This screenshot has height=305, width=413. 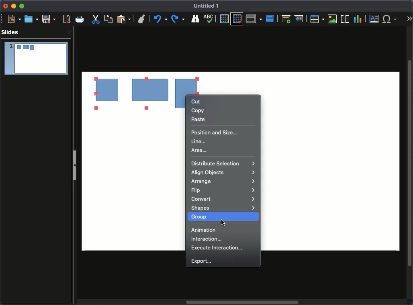 What do you see at coordinates (374, 19) in the screenshot?
I see `Text box` at bounding box center [374, 19].